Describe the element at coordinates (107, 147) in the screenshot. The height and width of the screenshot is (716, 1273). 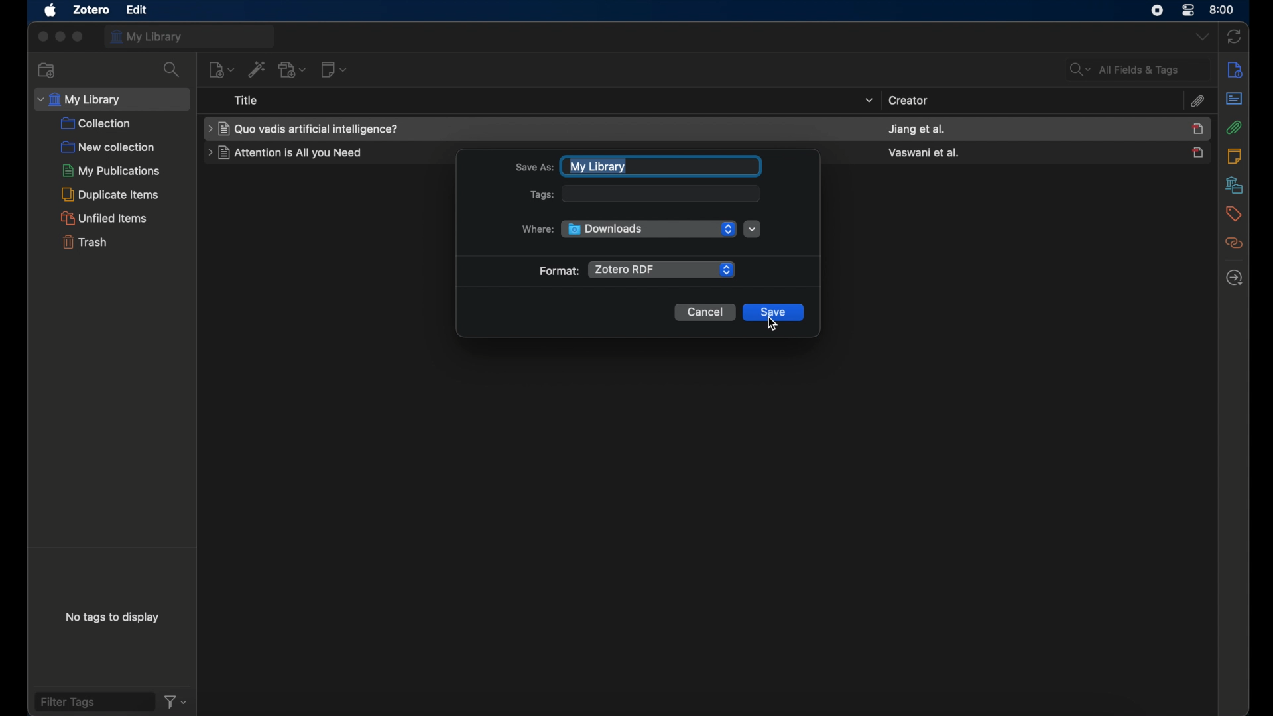
I see `new collection` at that location.